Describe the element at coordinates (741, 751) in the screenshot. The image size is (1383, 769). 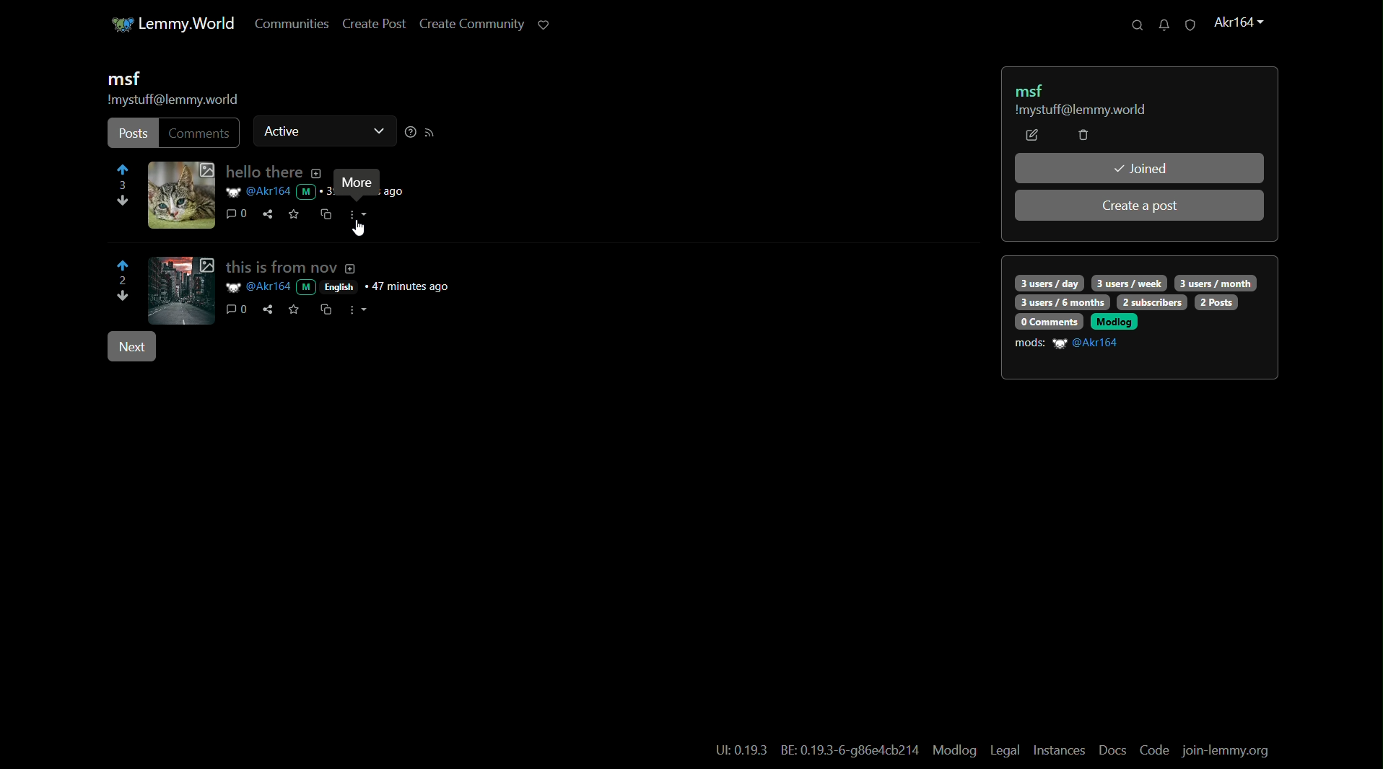
I see `text` at that location.